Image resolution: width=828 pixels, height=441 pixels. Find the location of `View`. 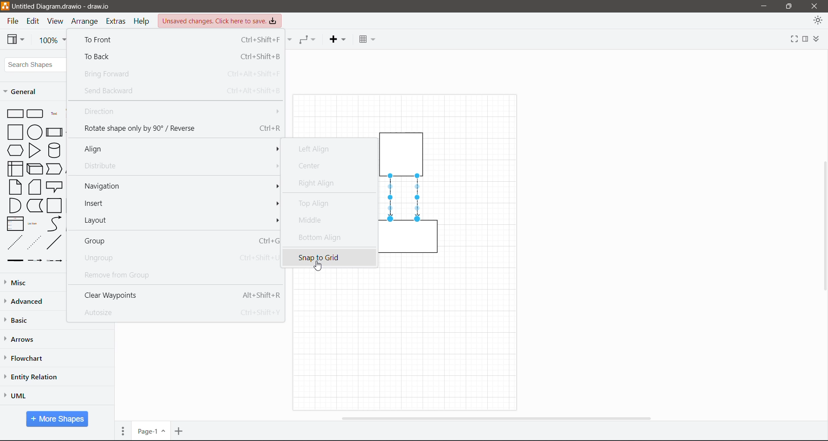

View is located at coordinates (16, 39).